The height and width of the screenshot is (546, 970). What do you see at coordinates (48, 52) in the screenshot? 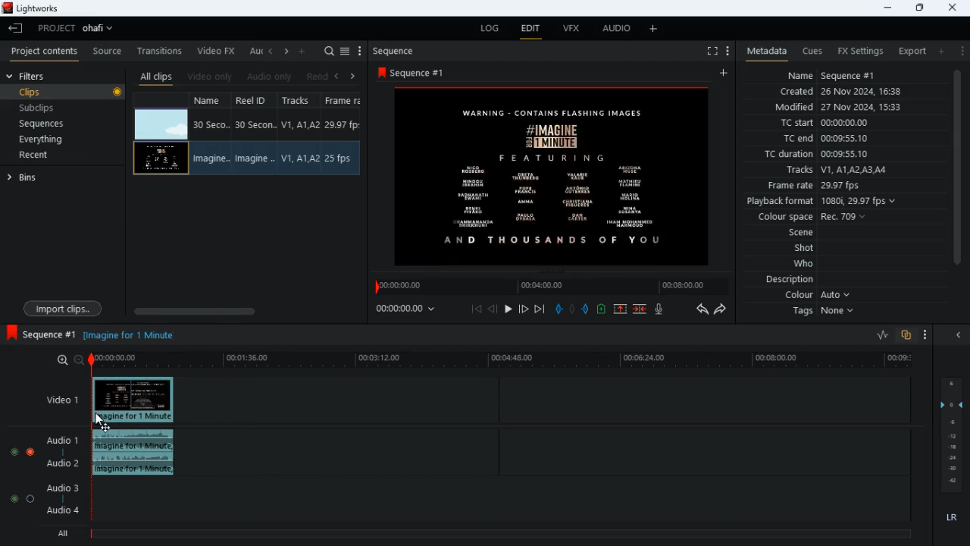
I see `project contents` at bounding box center [48, 52].